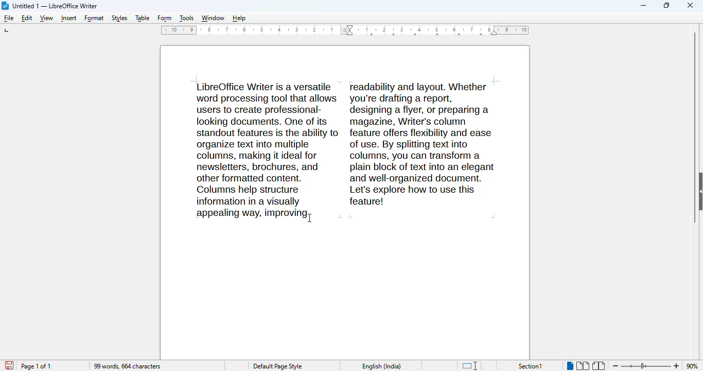 The width and height of the screenshot is (703, 371). Describe the element at coordinates (414, 35) in the screenshot. I see `center tab` at that location.